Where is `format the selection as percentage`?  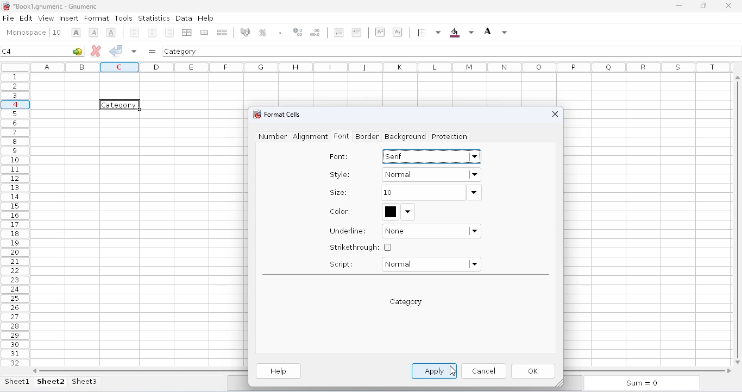
format the selection as percentage is located at coordinates (262, 33).